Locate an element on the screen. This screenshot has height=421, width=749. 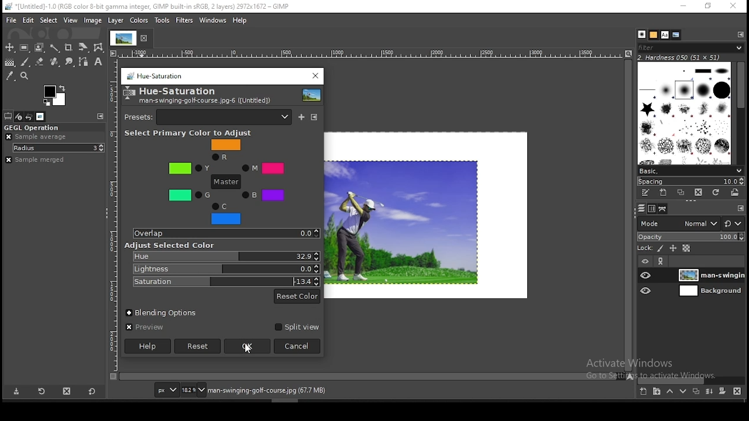
blend mode is located at coordinates (691, 223).